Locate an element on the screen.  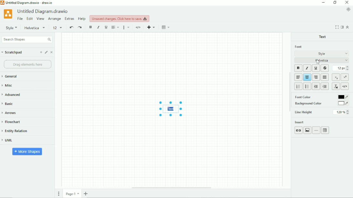
Text is located at coordinates (323, 36).